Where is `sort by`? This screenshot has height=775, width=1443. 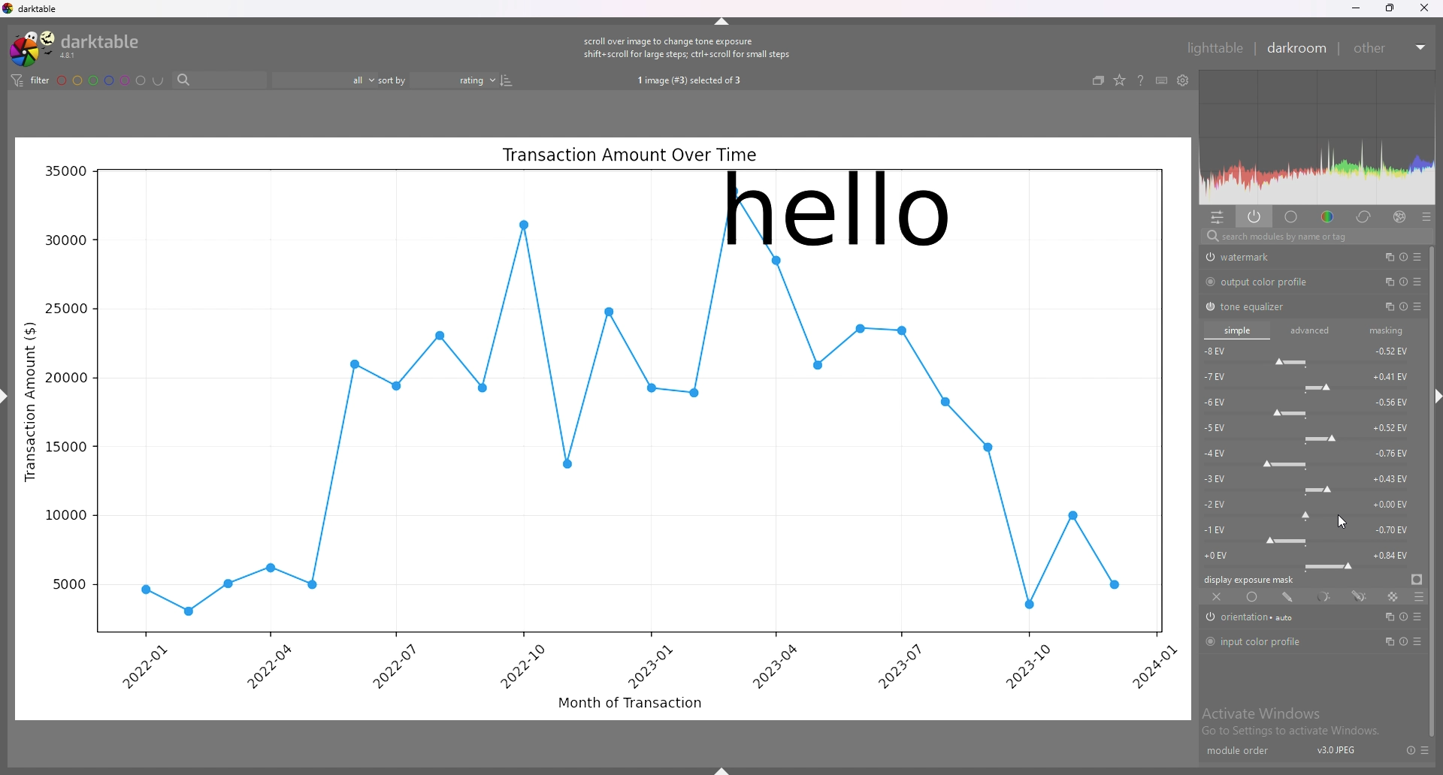 sort by is located at coordinates (394, 80).